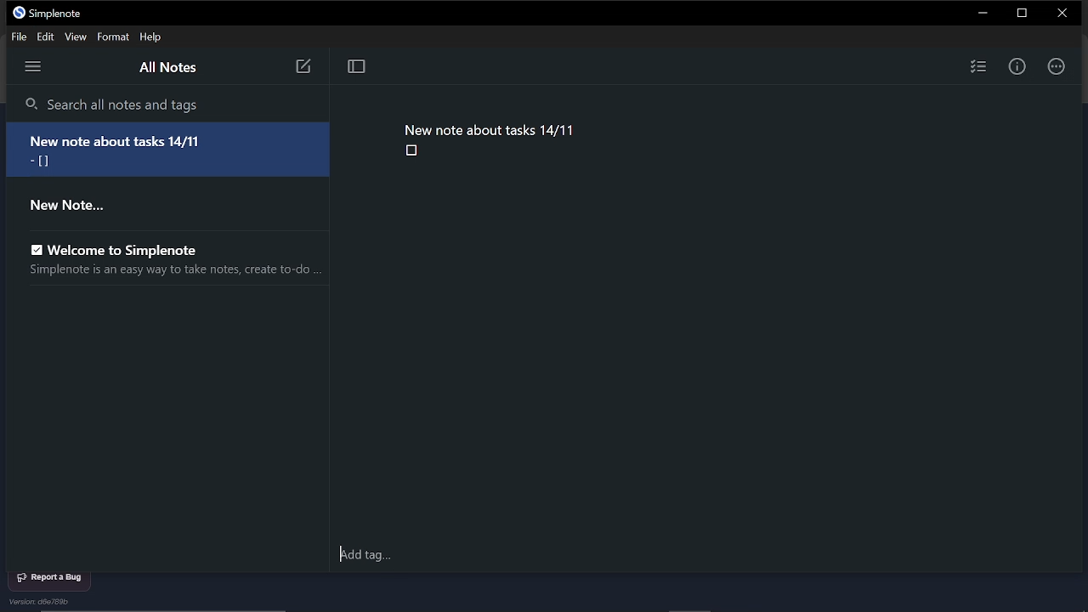 This screenshot has height=612, width=1088. Describe the element at coordinates (1018, 65) in the screenshot. I see `Info` at that location.